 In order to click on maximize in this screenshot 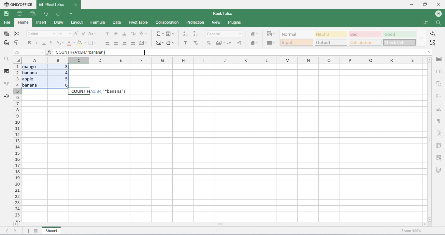, I will do `click(424, 4)`.